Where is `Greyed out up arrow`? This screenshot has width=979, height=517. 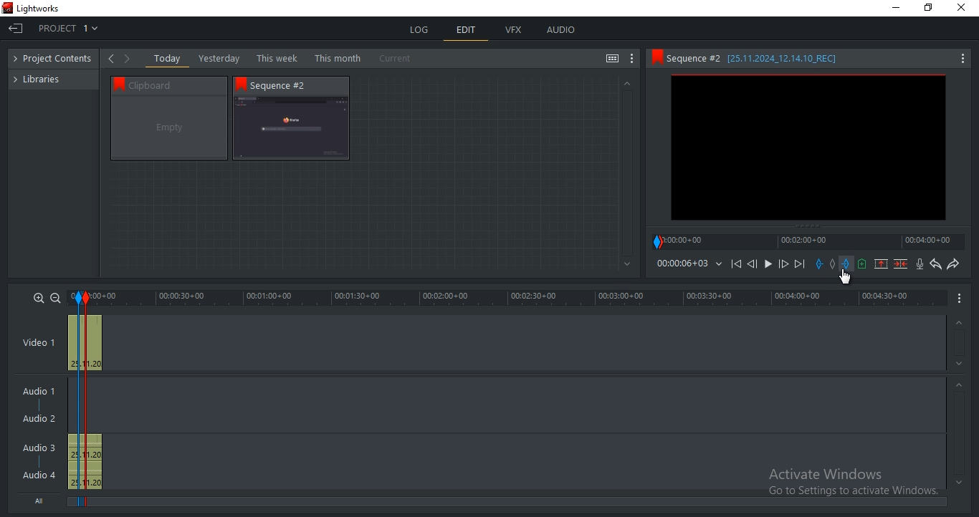
Greyed out up arrow is located at coordinates (957, 324).